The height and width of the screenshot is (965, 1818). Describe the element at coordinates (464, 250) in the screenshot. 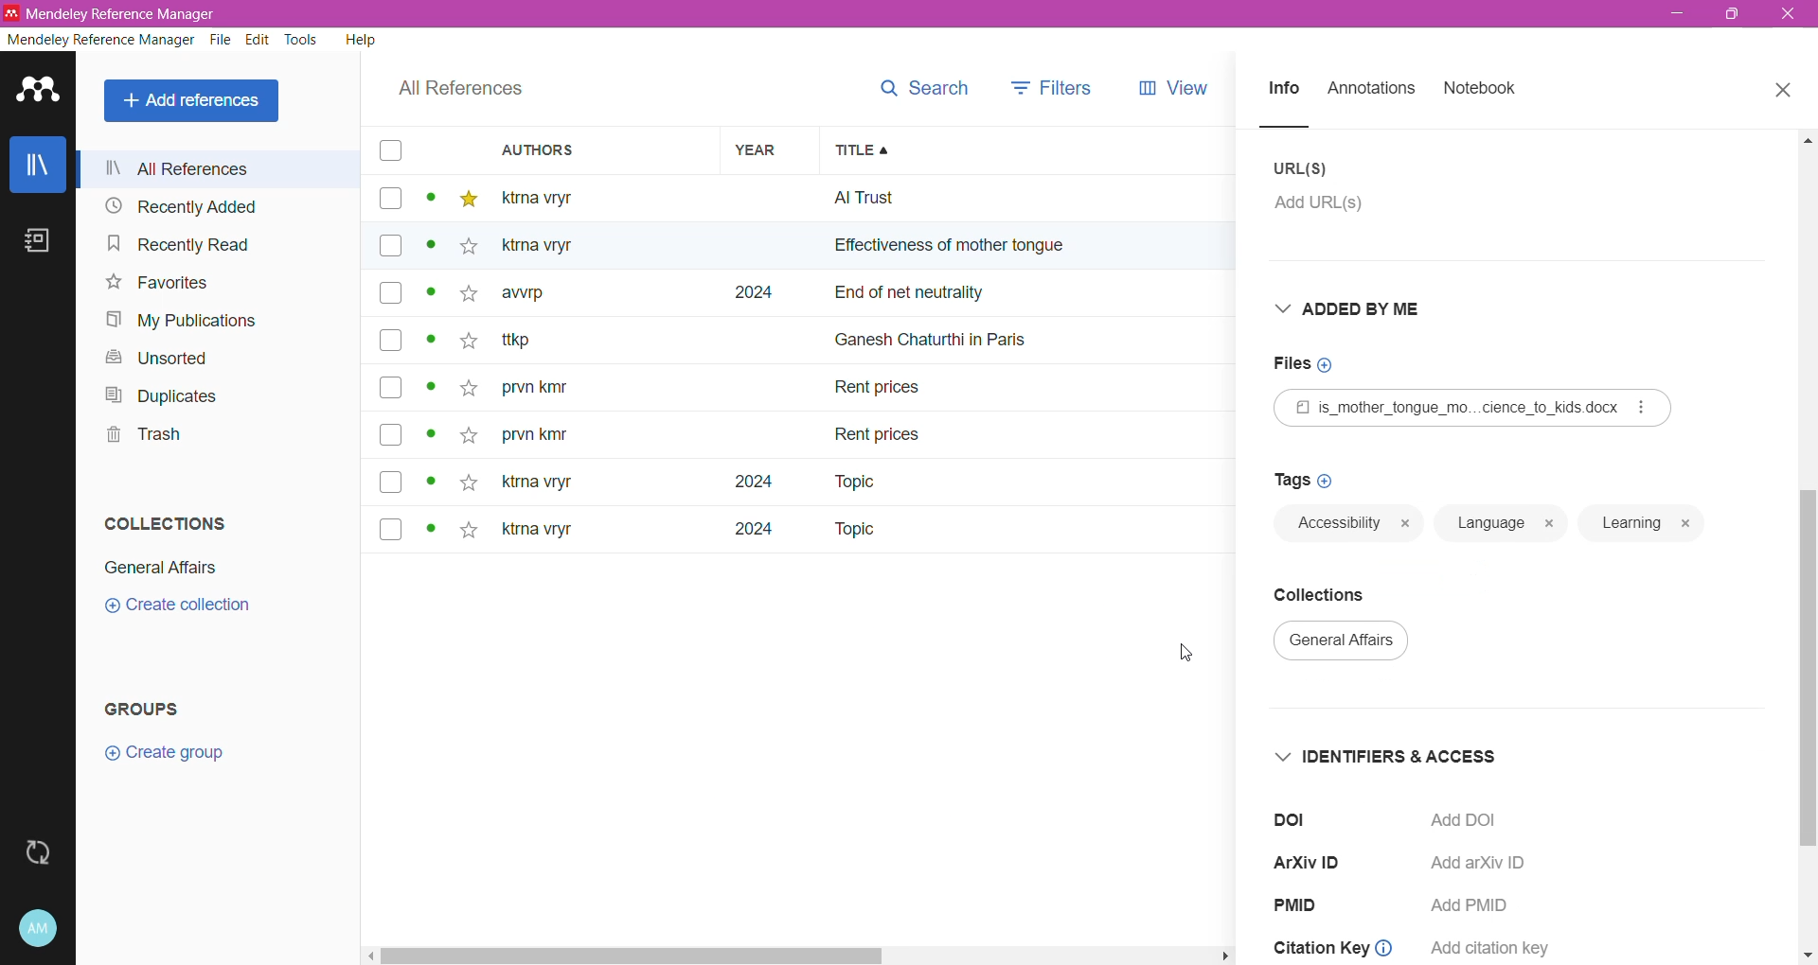

I see `star` at that location.